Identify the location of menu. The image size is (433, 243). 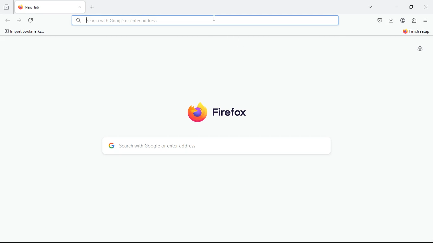
(425, 20).